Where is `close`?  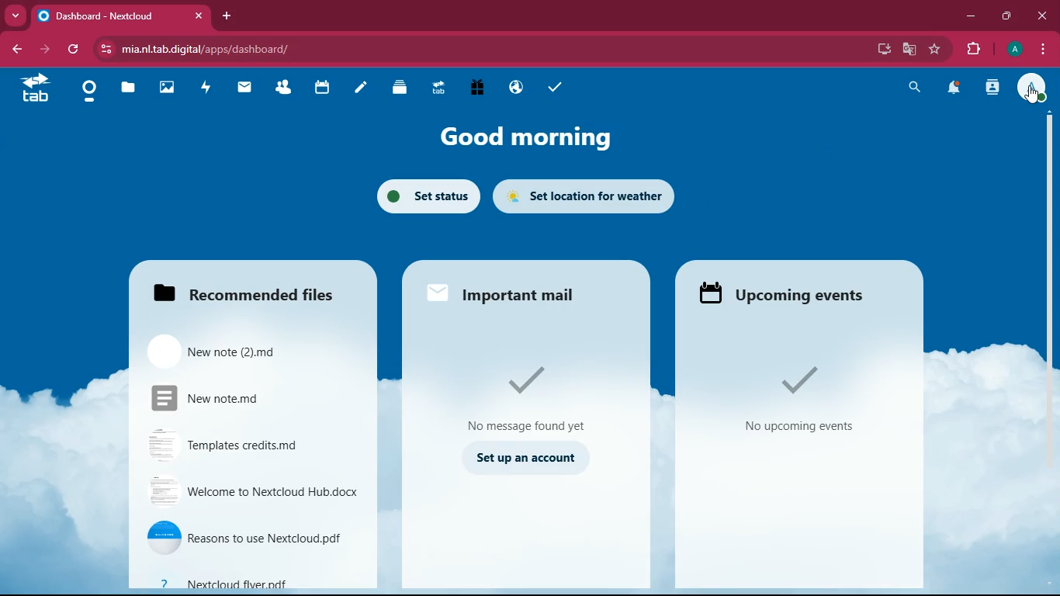
close is located at coordinates (1043, 16).